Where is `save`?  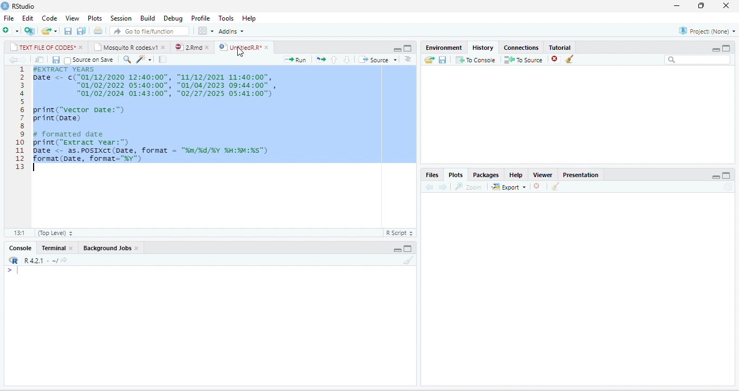 save is located at coordinates (443, 60).